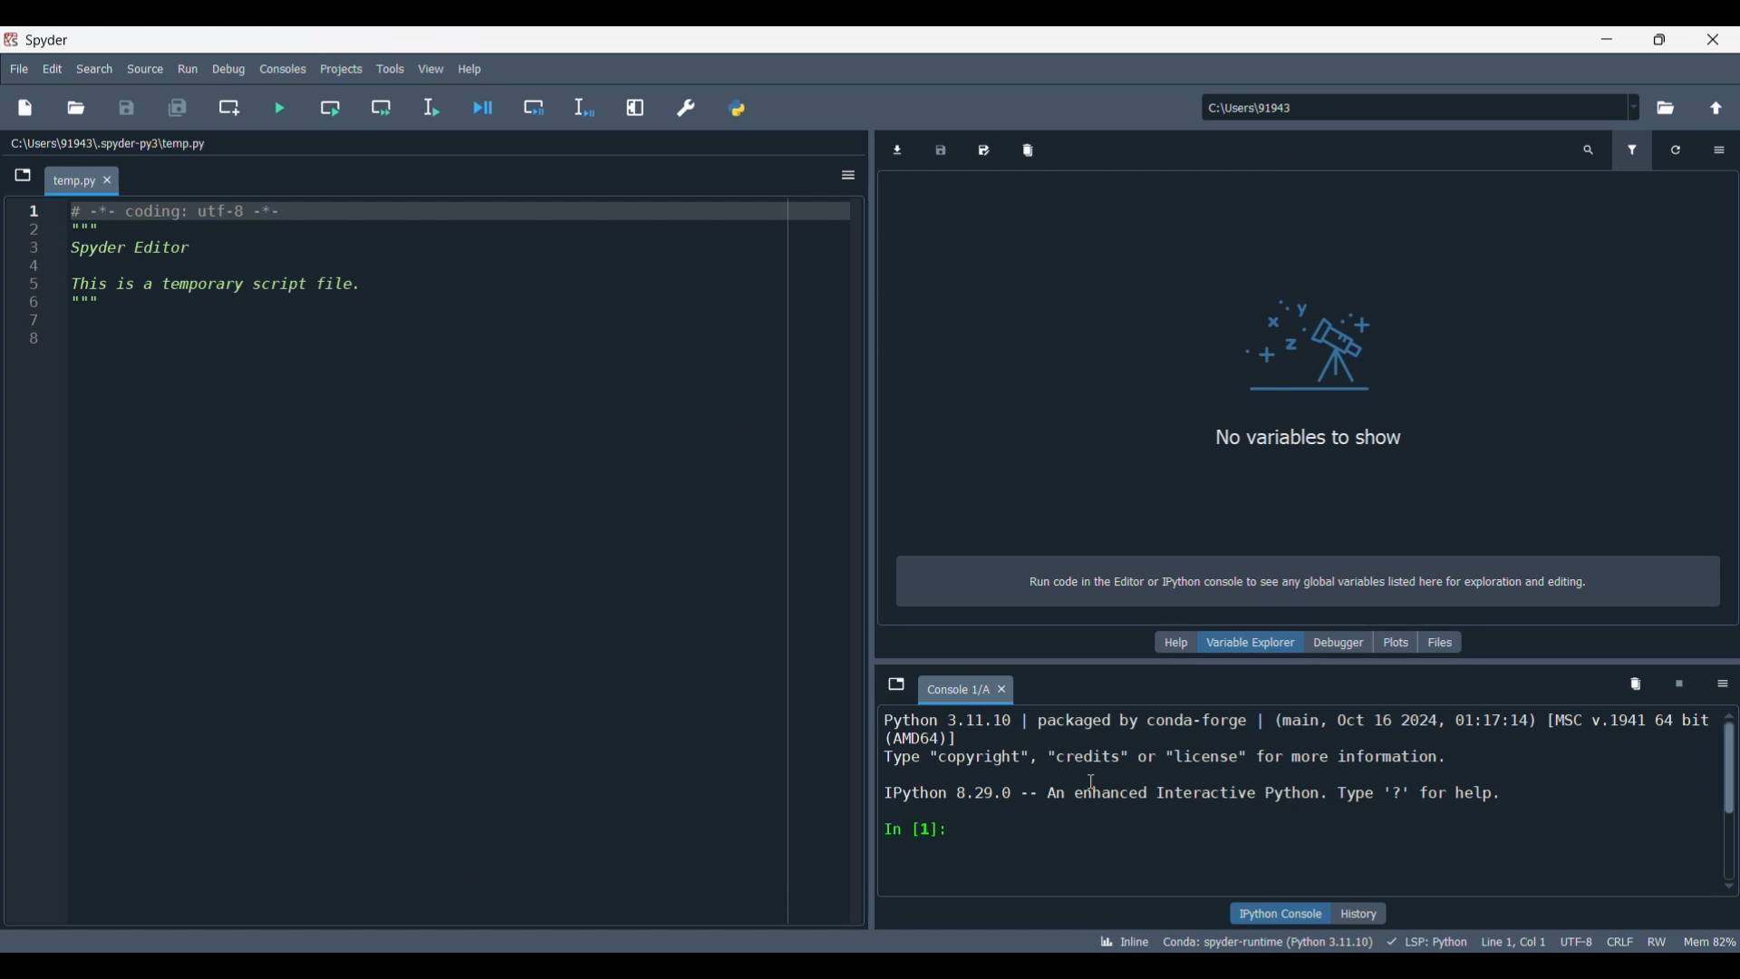 Image resolution: width=1740 pixels, height=979 pixels. Describe the element at coordinates (76, 108) in the screenshot. I see `Open file` at that location.